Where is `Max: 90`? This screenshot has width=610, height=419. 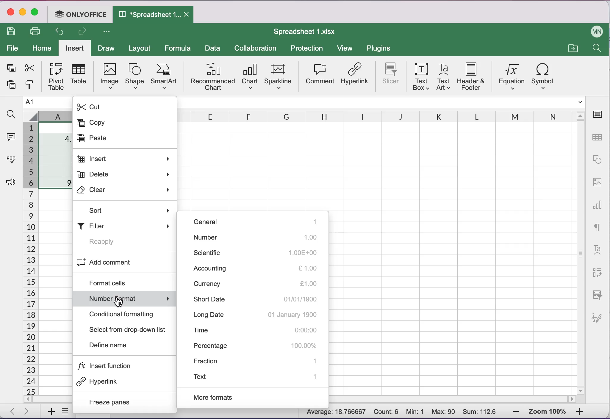 Max: 90 is located at coordinates (444, 411).